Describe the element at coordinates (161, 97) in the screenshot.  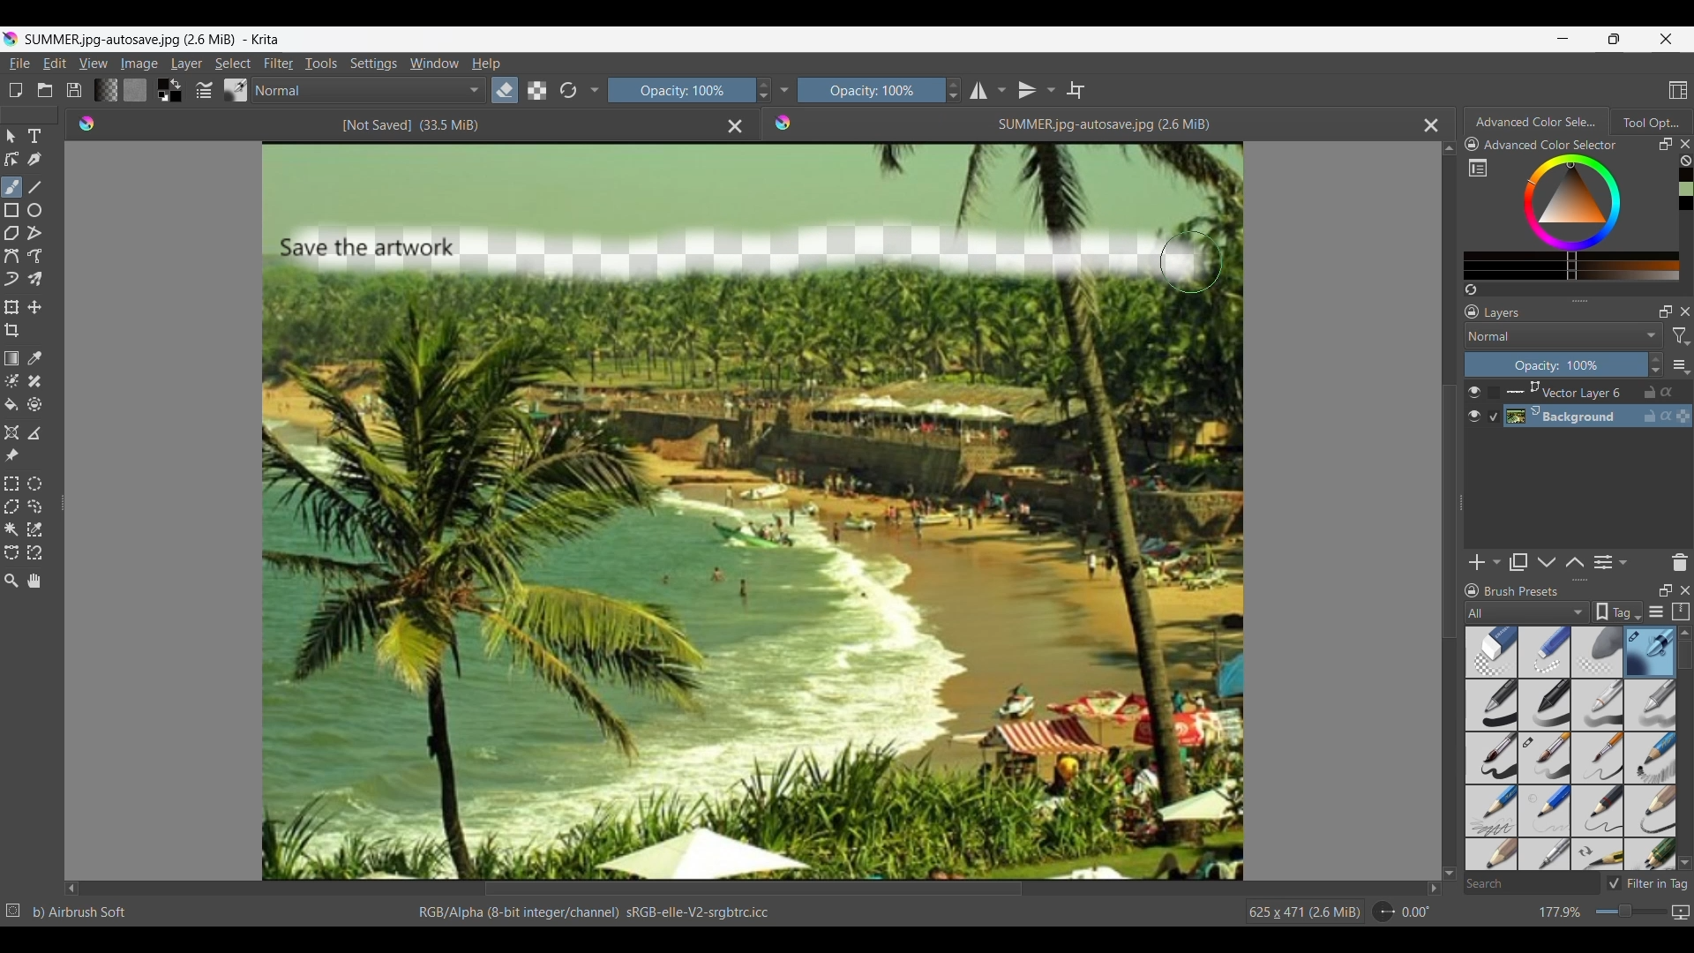
I see `Set foreground and background color as white and black respectively` at that location.